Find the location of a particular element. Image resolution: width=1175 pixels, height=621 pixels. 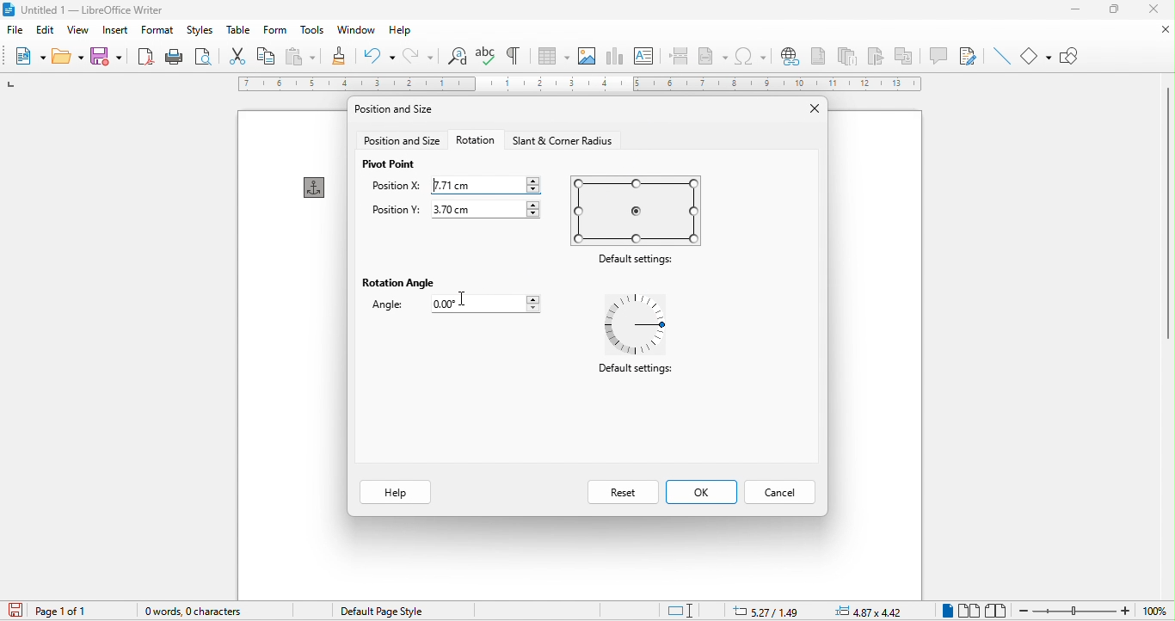

help is located at coordinates (398, 31).